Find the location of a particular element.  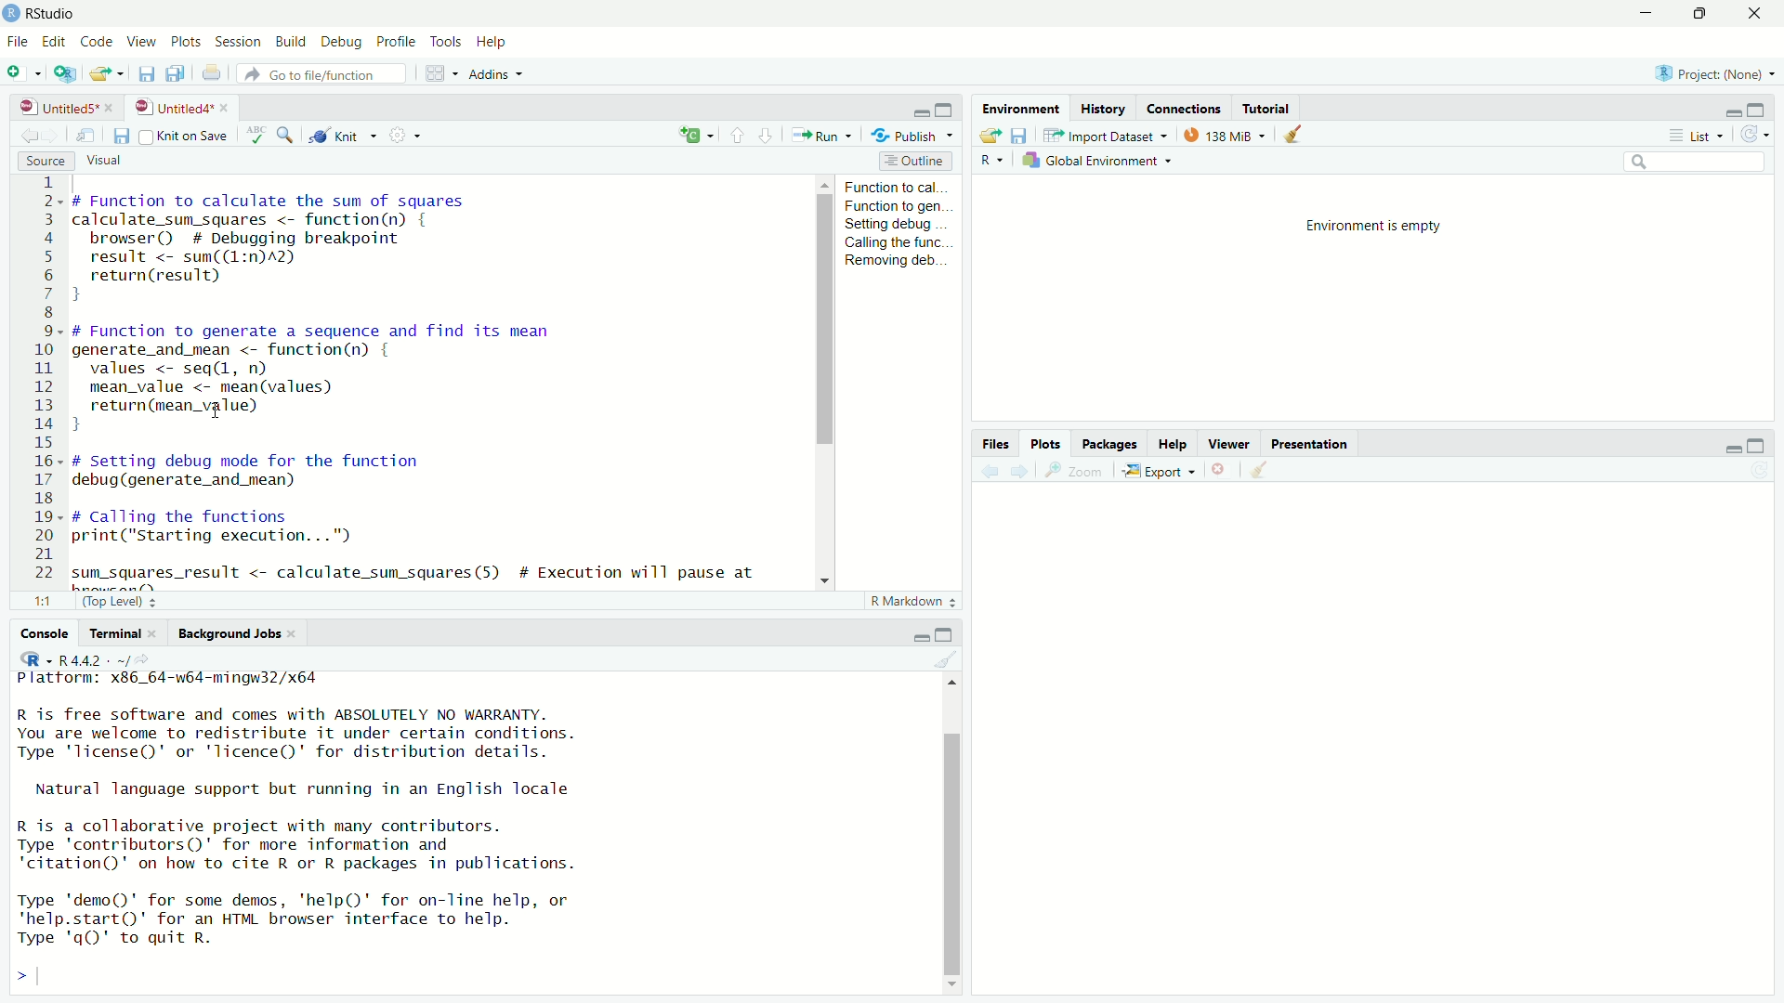

prompt cursor is located at coordinates (15, 979).